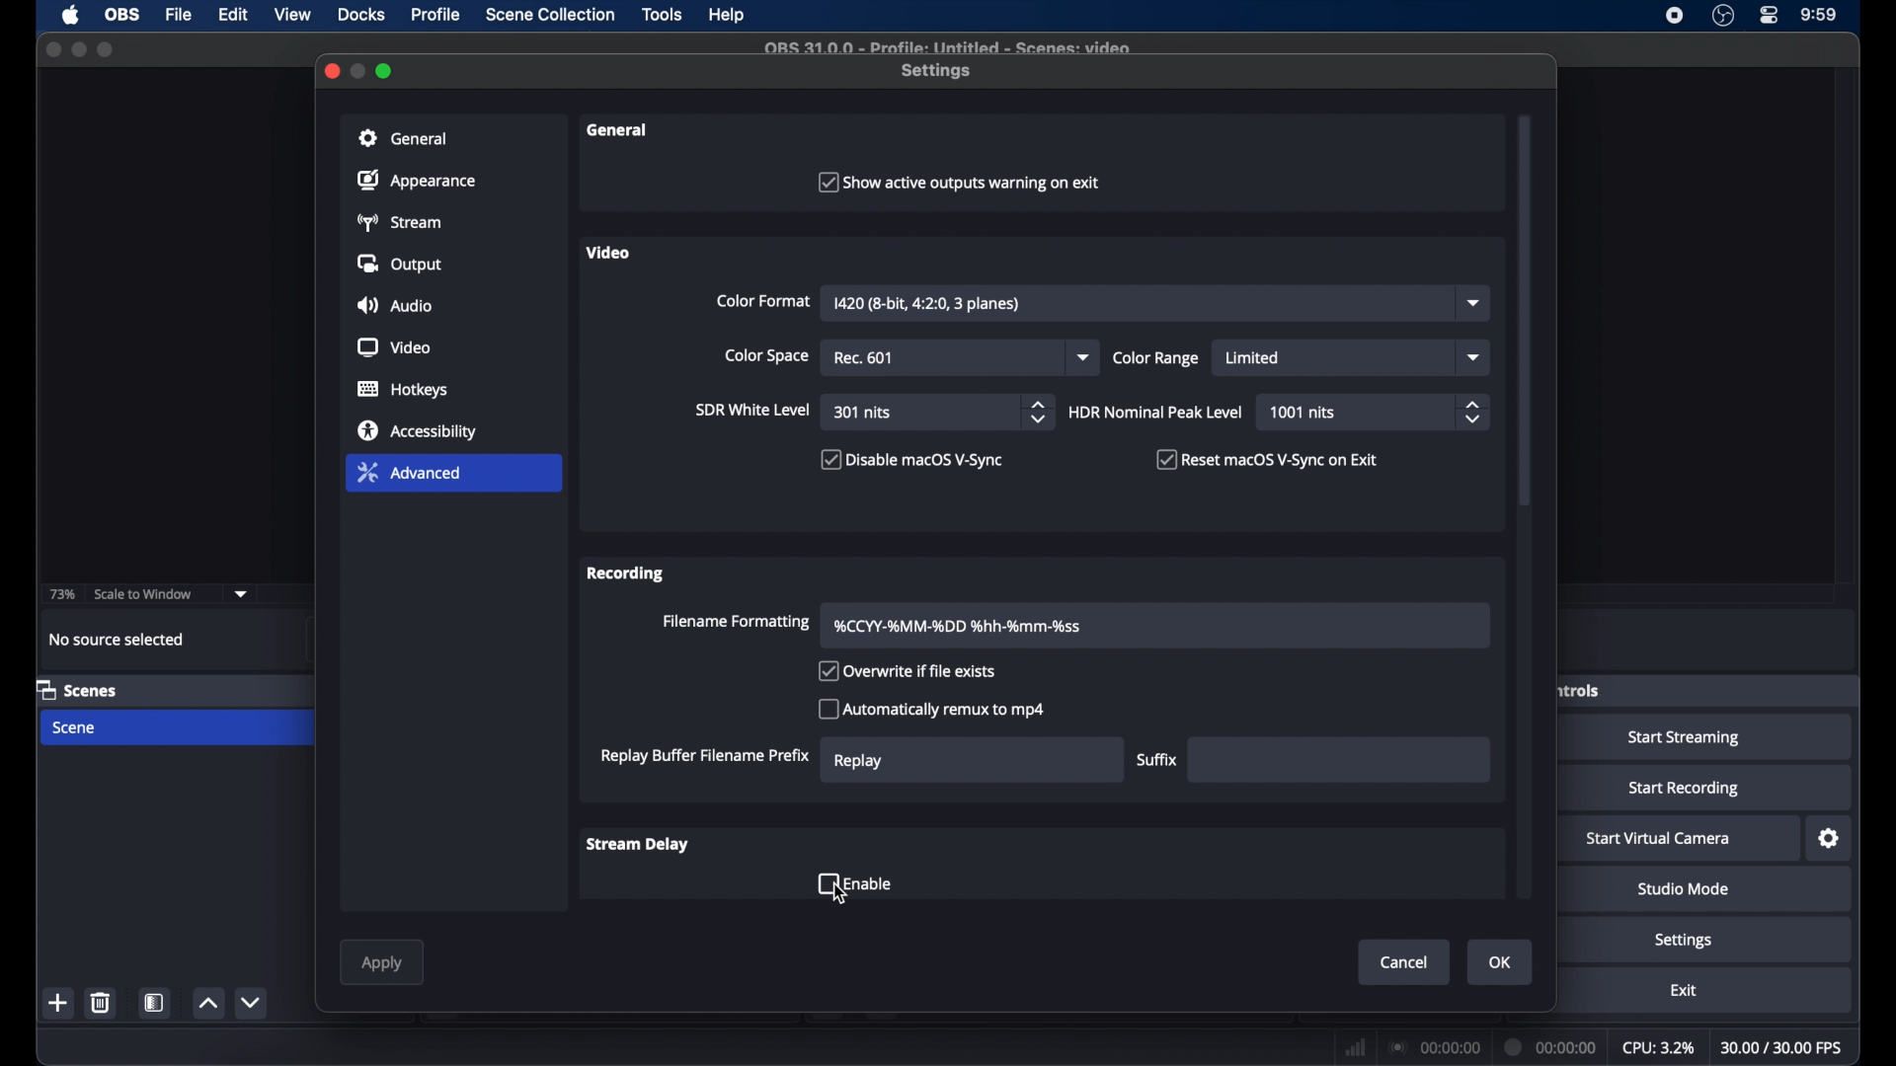  What do you see at coordinates (403, 223) in the screenshot?
I see `stream` at bounding box center [403, 223].